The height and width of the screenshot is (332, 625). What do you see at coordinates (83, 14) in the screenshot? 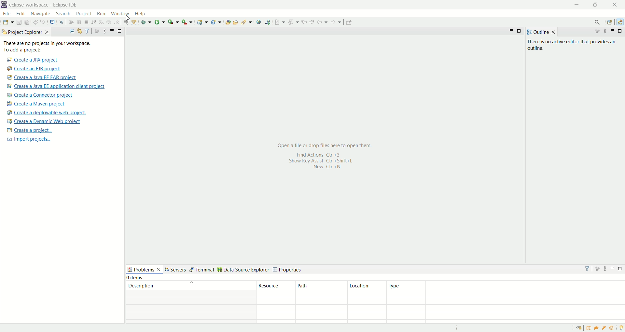
I see `project` at bounding box center [83, 14].